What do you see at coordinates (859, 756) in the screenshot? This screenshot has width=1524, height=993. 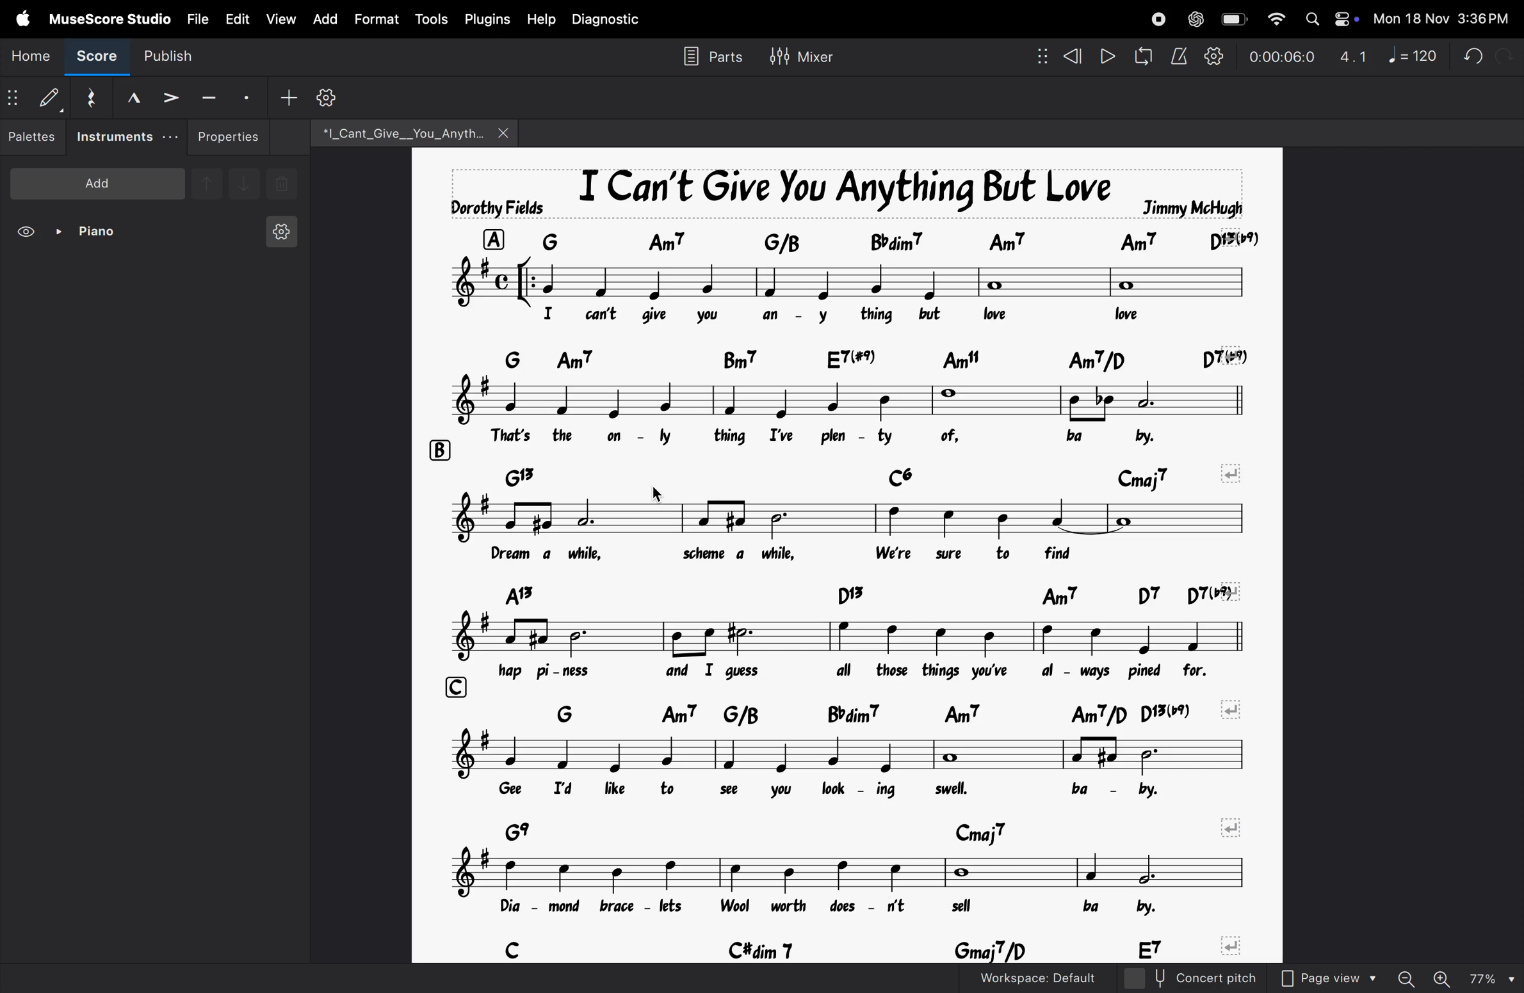 I see `notes` at bounding box center [859, 756].